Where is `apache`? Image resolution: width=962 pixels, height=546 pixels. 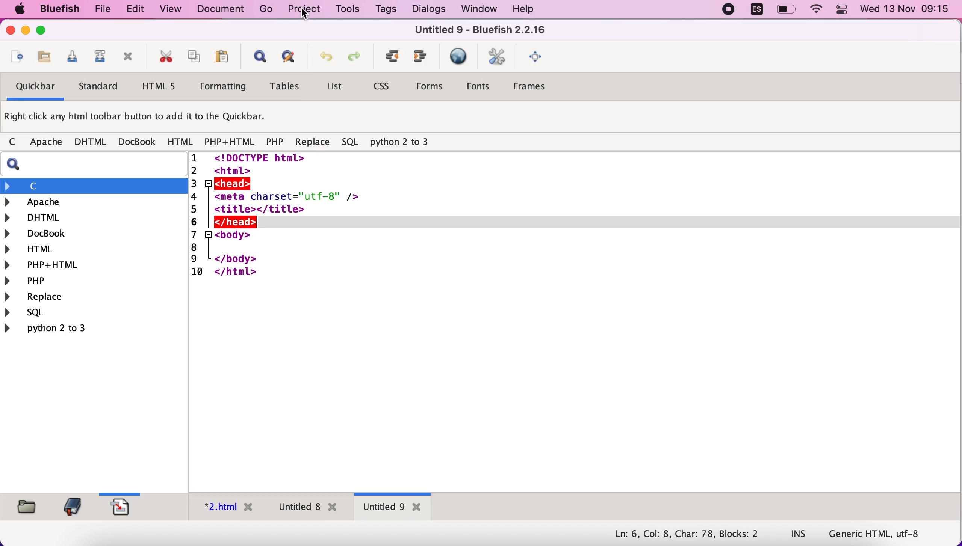
apache is located at coordinates (95, 202).